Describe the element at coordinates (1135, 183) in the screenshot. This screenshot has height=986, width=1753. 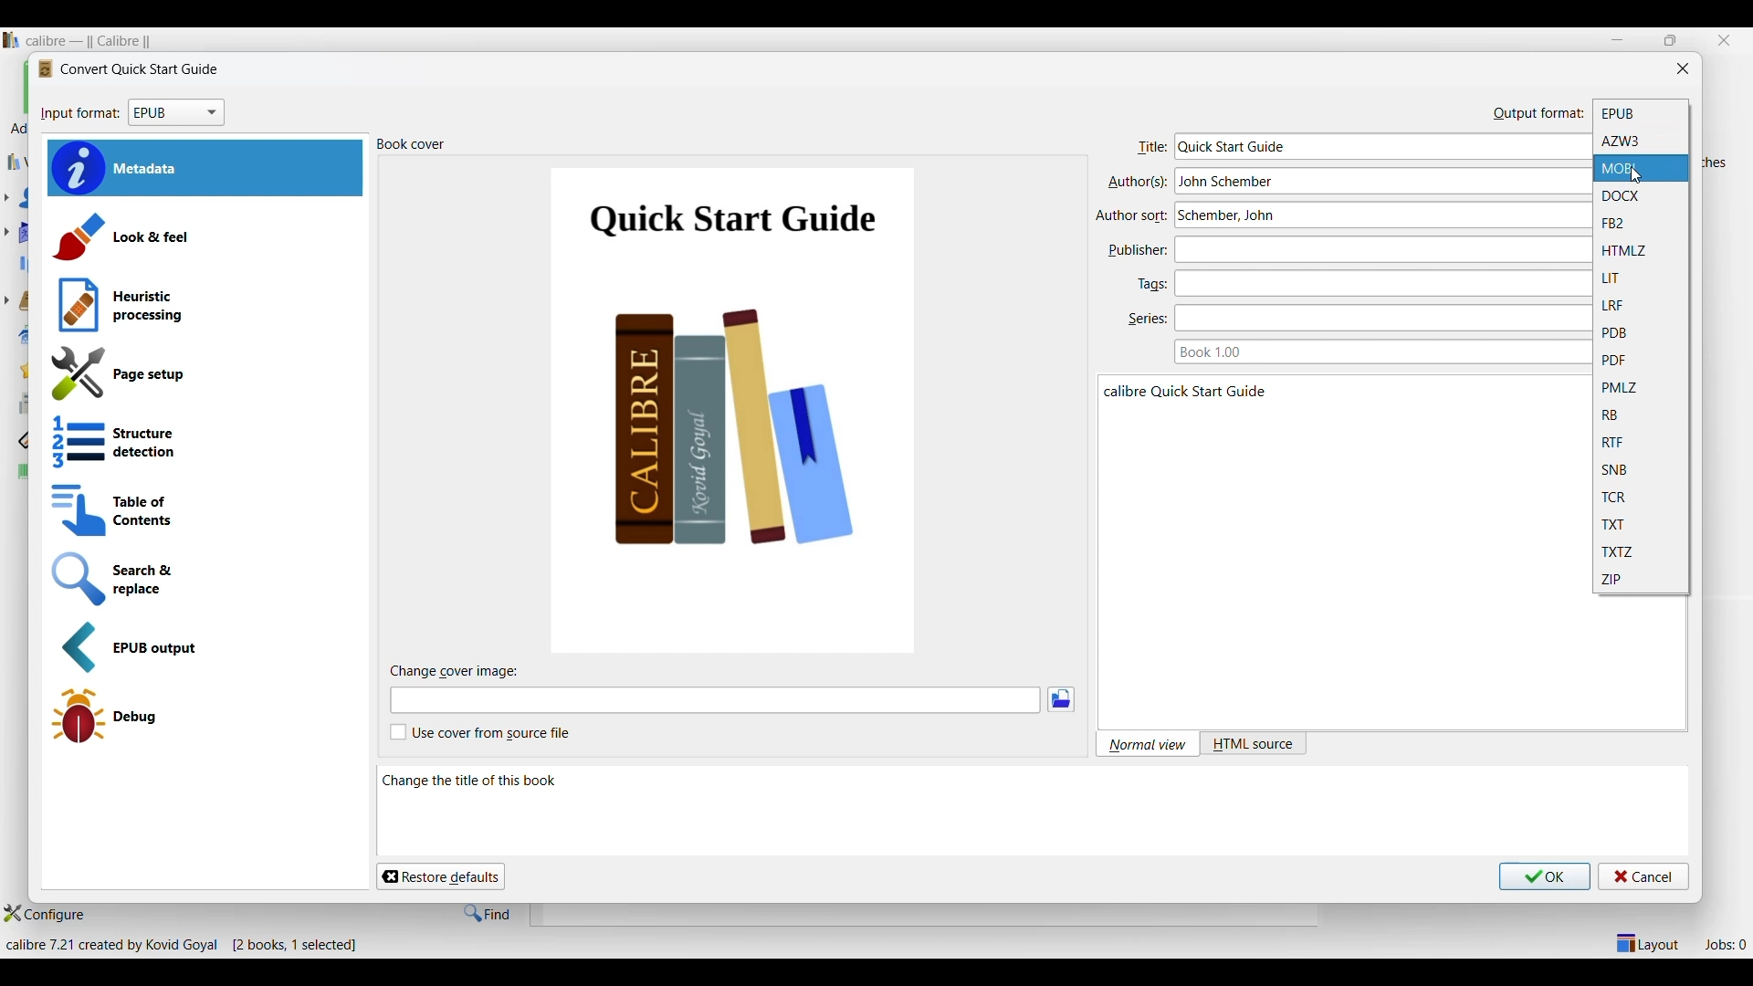
I see `authors` at that location.